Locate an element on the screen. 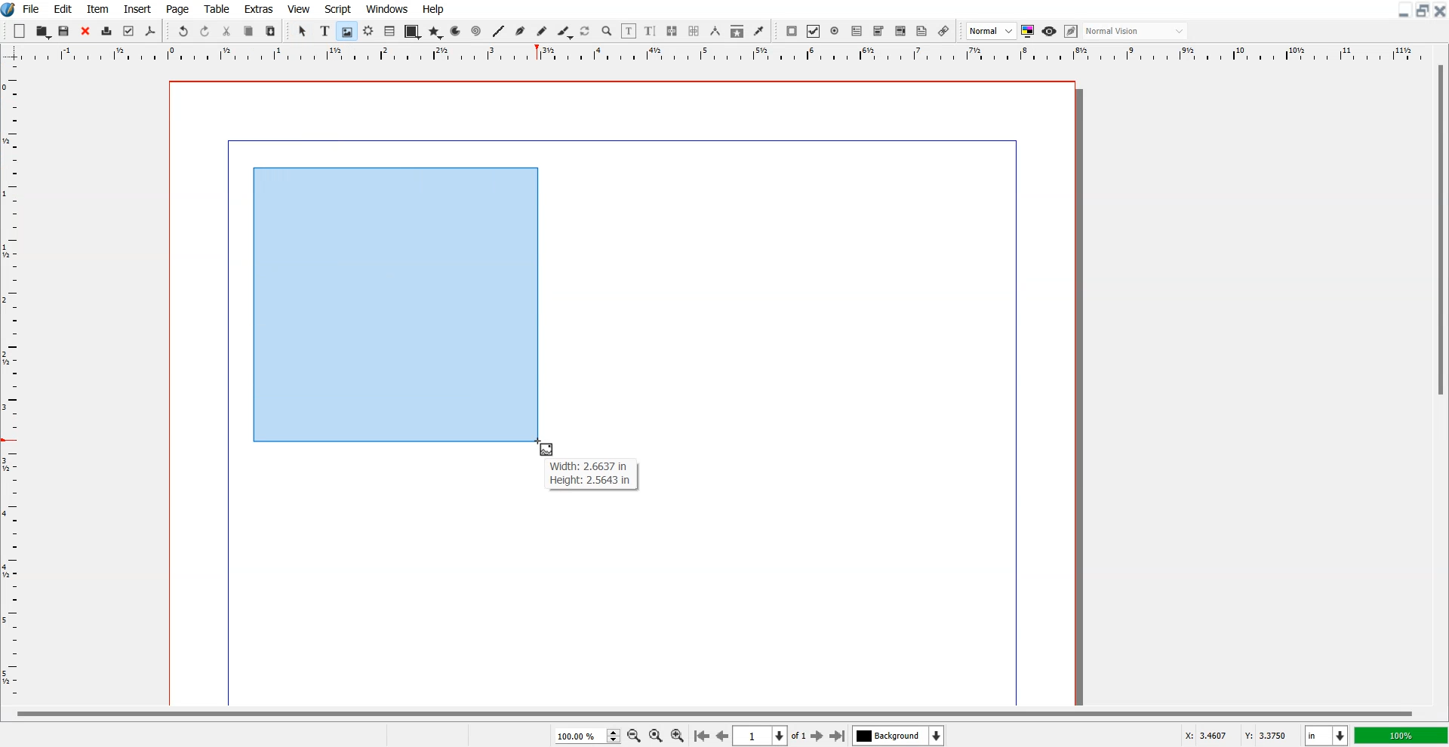  Bezier Curve is located at coordinates (520, 31).